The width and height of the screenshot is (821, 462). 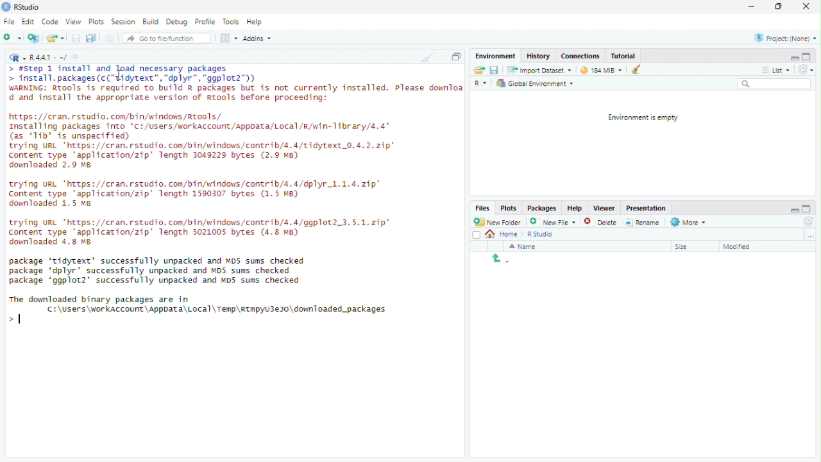 What do you see at coordinates (34, 38) in the screenshot?
I see `Create new project` at bounding box center [34, 38].